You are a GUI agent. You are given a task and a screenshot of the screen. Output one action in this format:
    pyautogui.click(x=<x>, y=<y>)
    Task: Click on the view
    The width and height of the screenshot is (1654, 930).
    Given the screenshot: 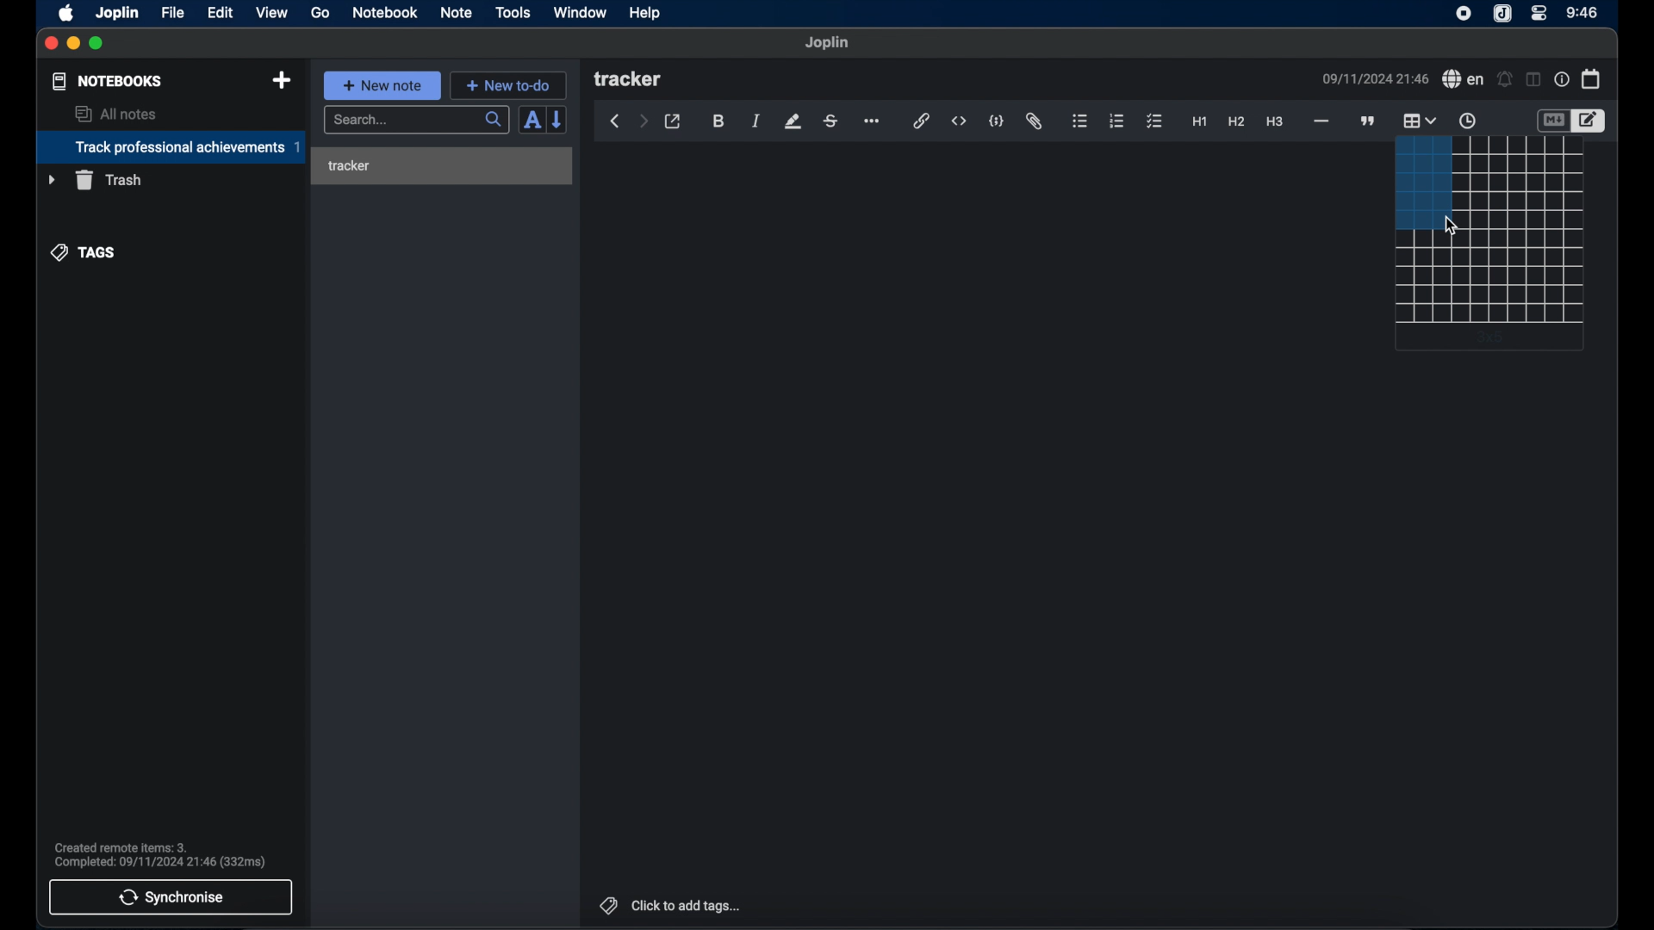 What is the action you would take?
    pyautogui.click(x=271, y=12)
    